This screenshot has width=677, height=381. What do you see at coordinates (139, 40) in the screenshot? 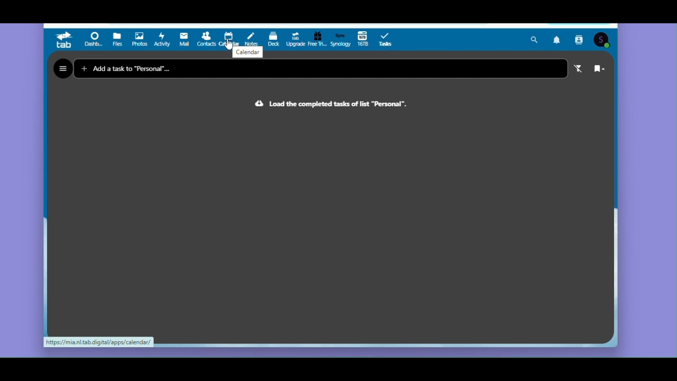
I see `Photos` at bounding box center [139, 40].